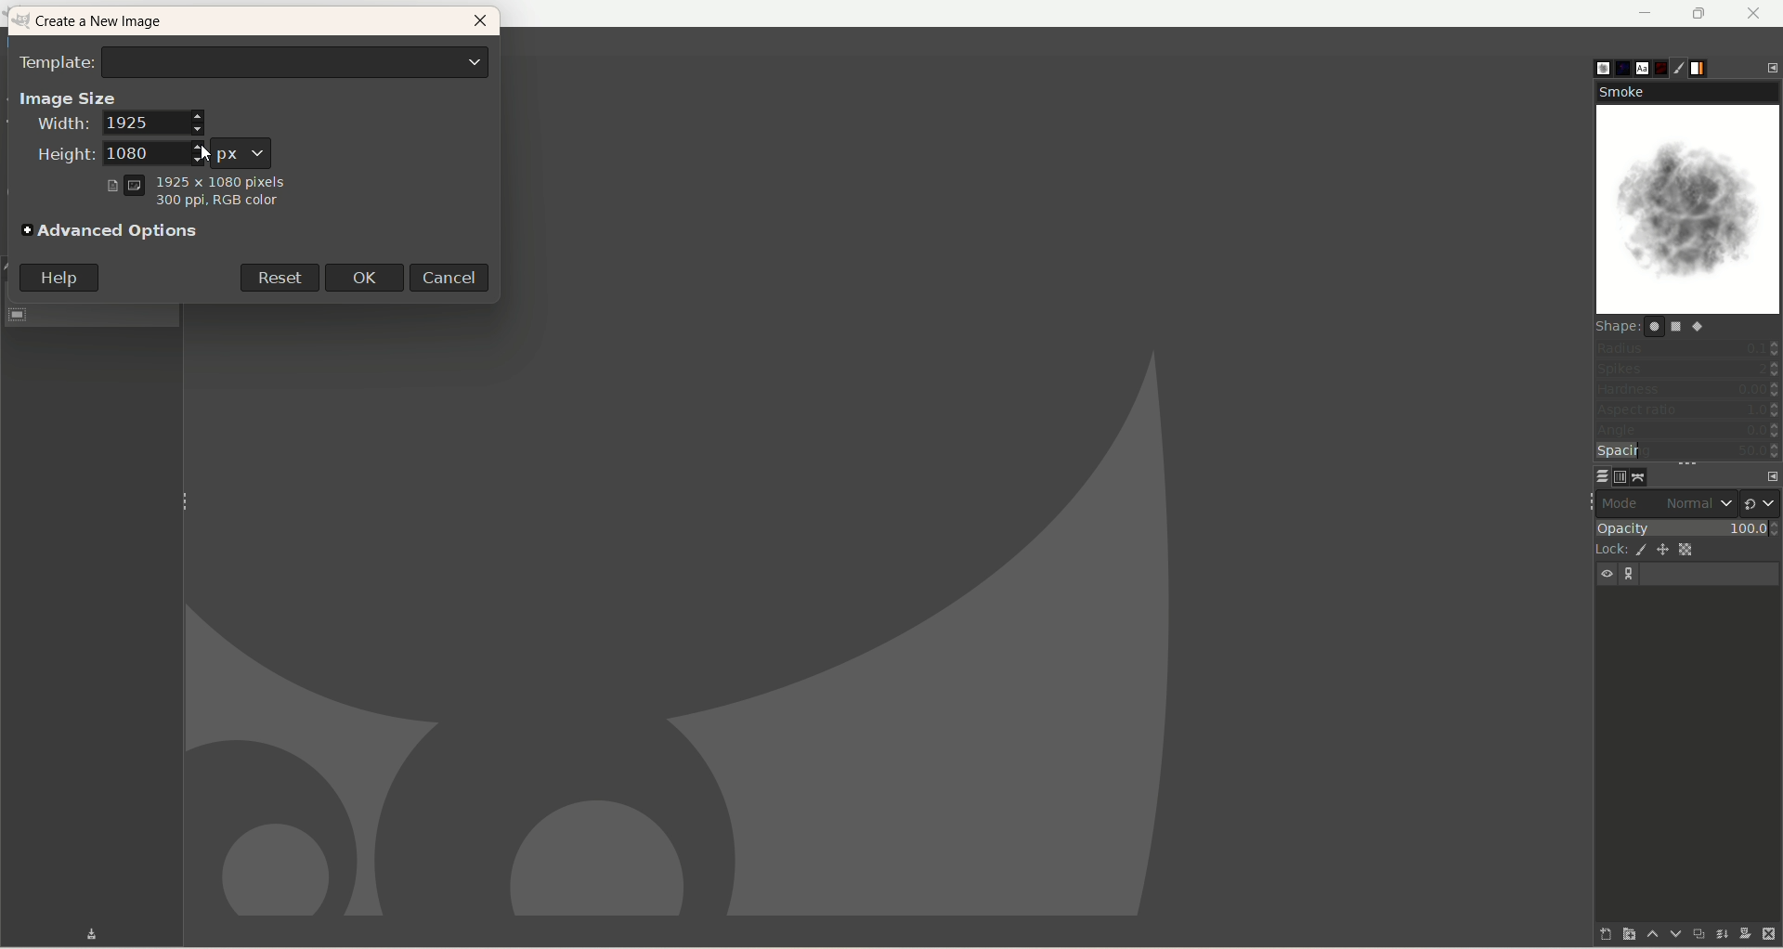 This screenshot has width=1783, height=949. I want to click on help, so click(59, 278).